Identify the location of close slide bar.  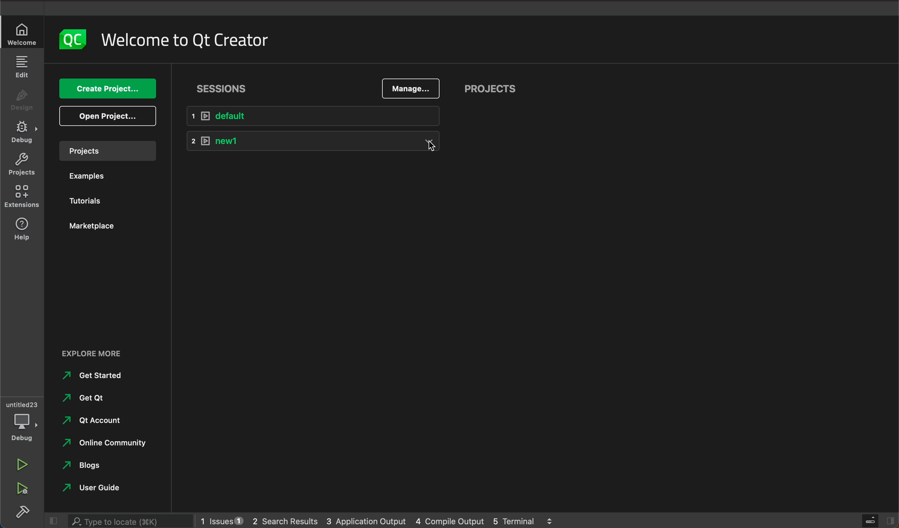
(876, 521).